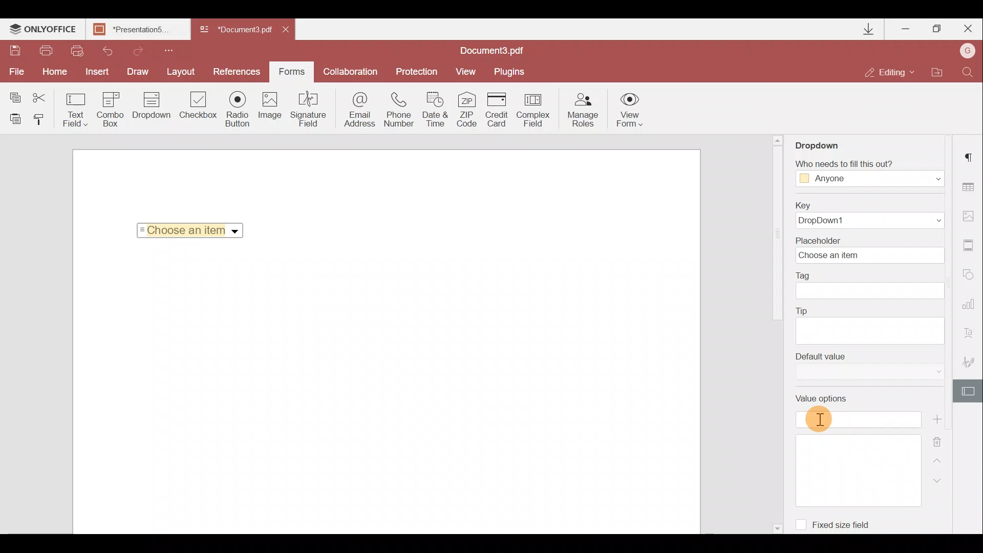 This screenshot has height=553, width=983. What do you see at coordinates (306, 109) in the screenshot?
I see `Signature field` at bounding box center [306, 109].